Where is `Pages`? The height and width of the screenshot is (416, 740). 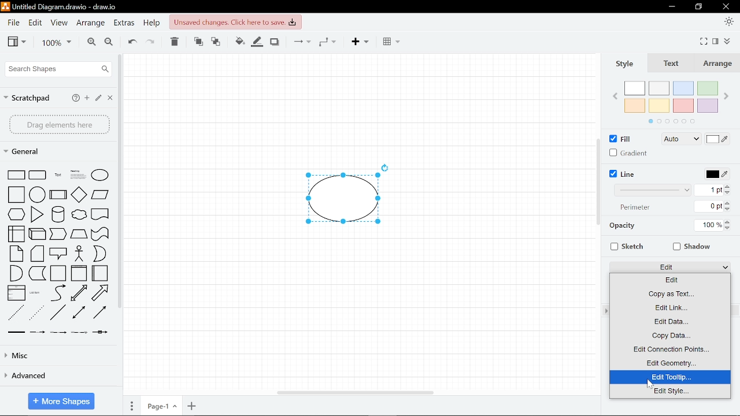 Pages is located at coordinates (131, 406).